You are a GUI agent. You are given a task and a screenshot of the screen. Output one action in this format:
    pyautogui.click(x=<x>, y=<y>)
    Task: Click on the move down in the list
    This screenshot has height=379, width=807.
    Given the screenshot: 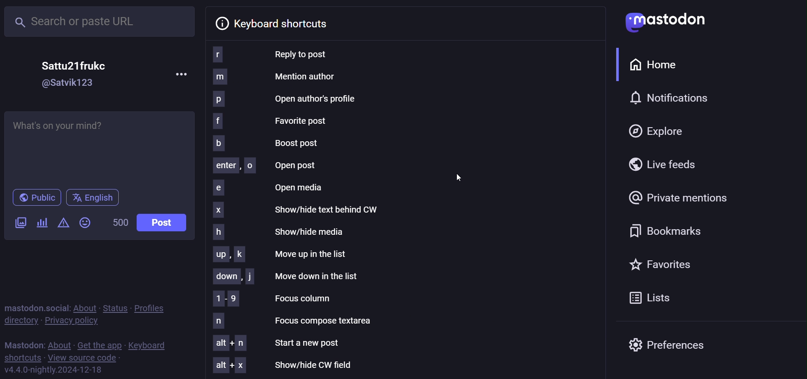 What is the action you would take?
    pyautogui.click(x=286, y=276)
    